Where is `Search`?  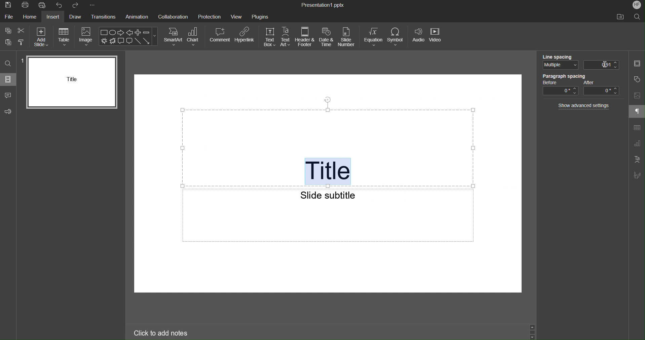
Search is located at coordinates (638, 17).